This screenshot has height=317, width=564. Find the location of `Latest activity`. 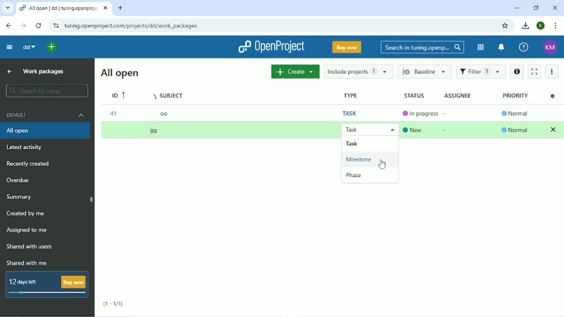

Latest activity is located at coordinates (27, 148).